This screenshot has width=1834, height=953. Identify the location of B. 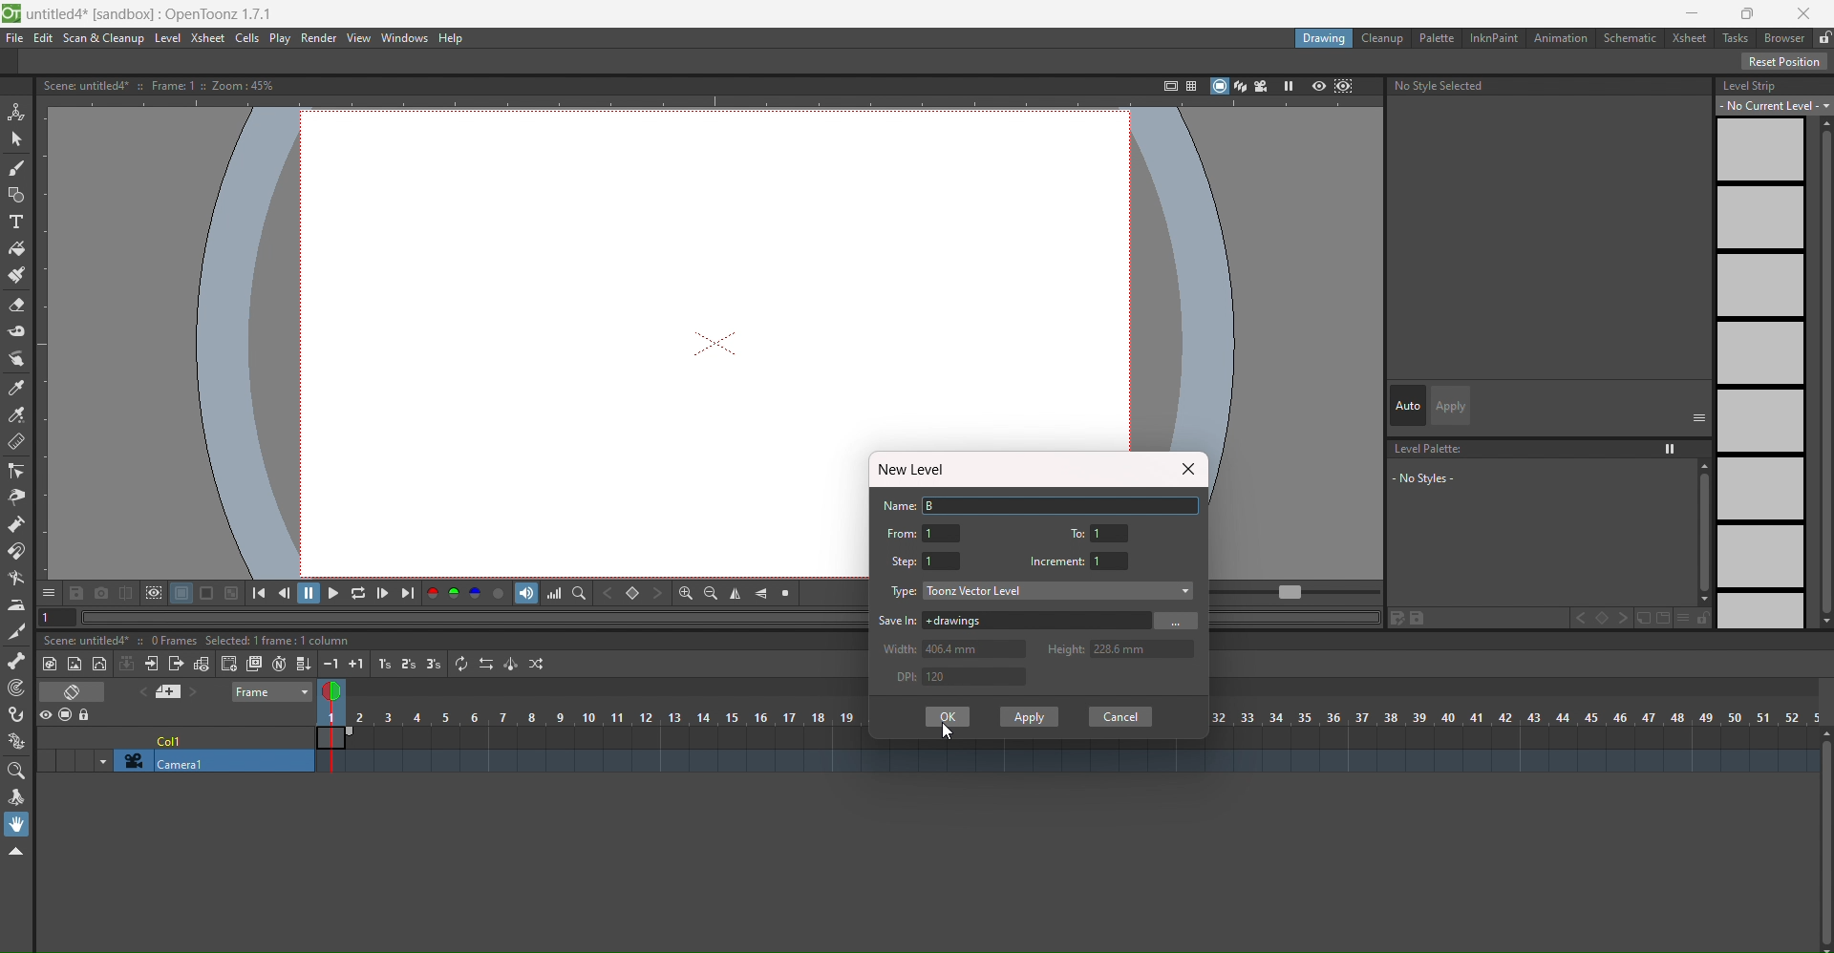
(1064, 504).